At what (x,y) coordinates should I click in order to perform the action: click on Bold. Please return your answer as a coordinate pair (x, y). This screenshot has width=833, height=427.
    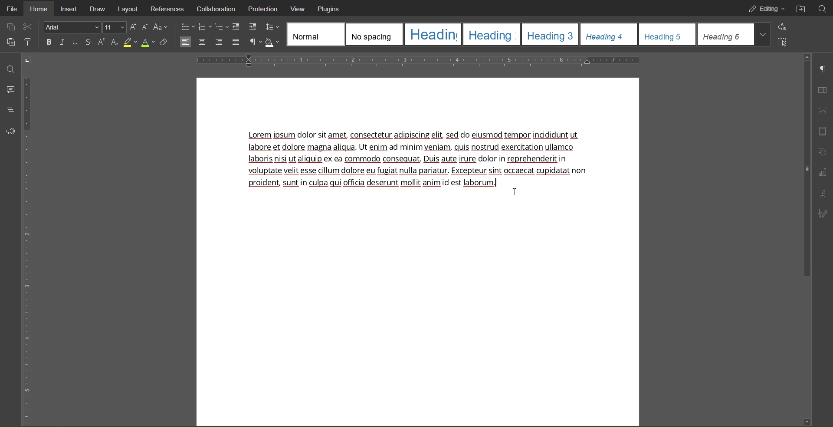
    Looking at the image, I should click on (49, 44).